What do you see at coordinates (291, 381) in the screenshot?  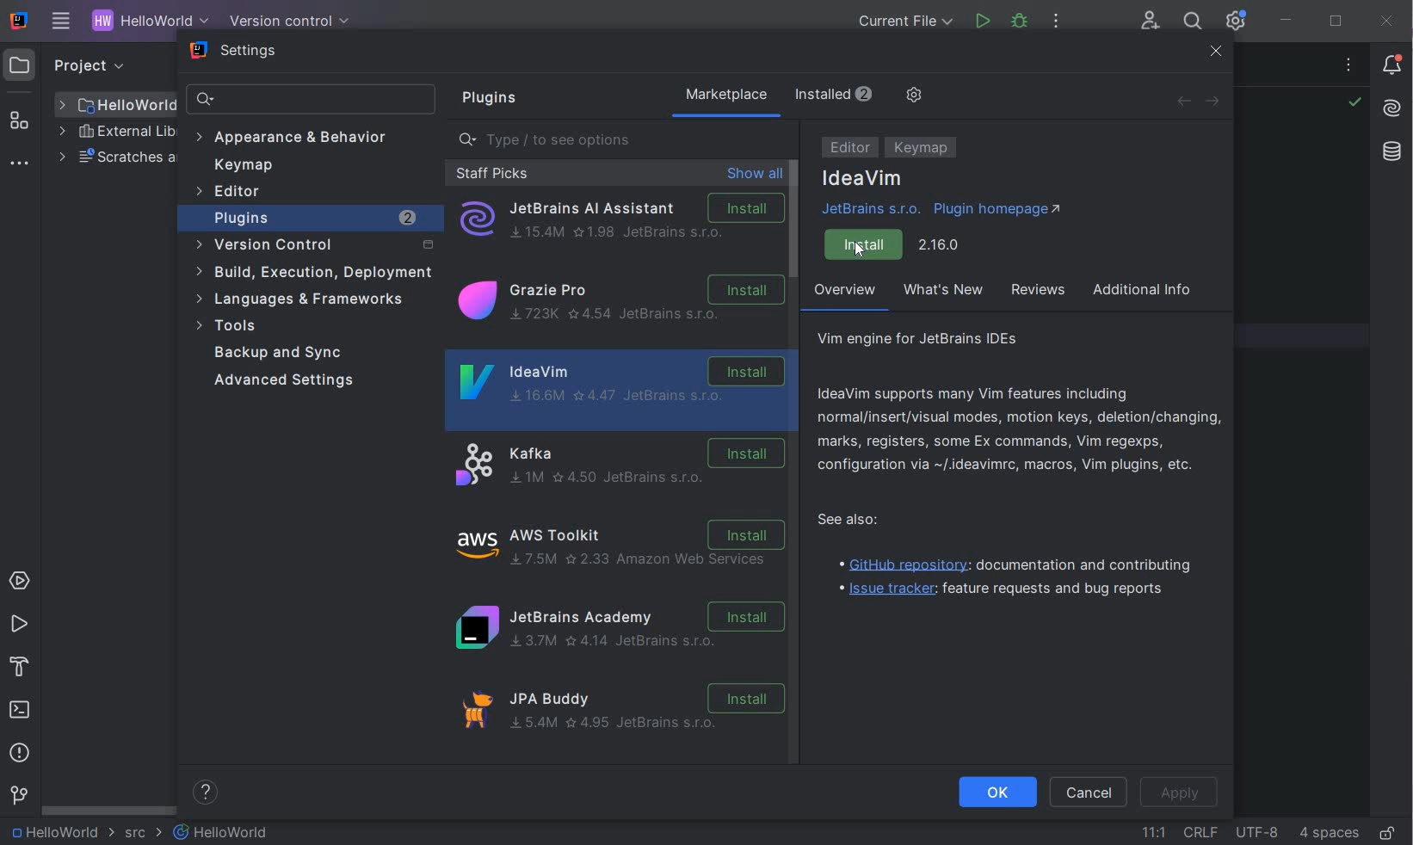 I see `advanced settings` at bounding box center [291, 381].